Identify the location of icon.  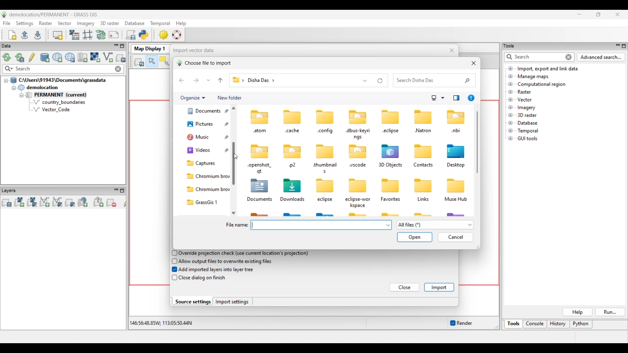
(324, 152).